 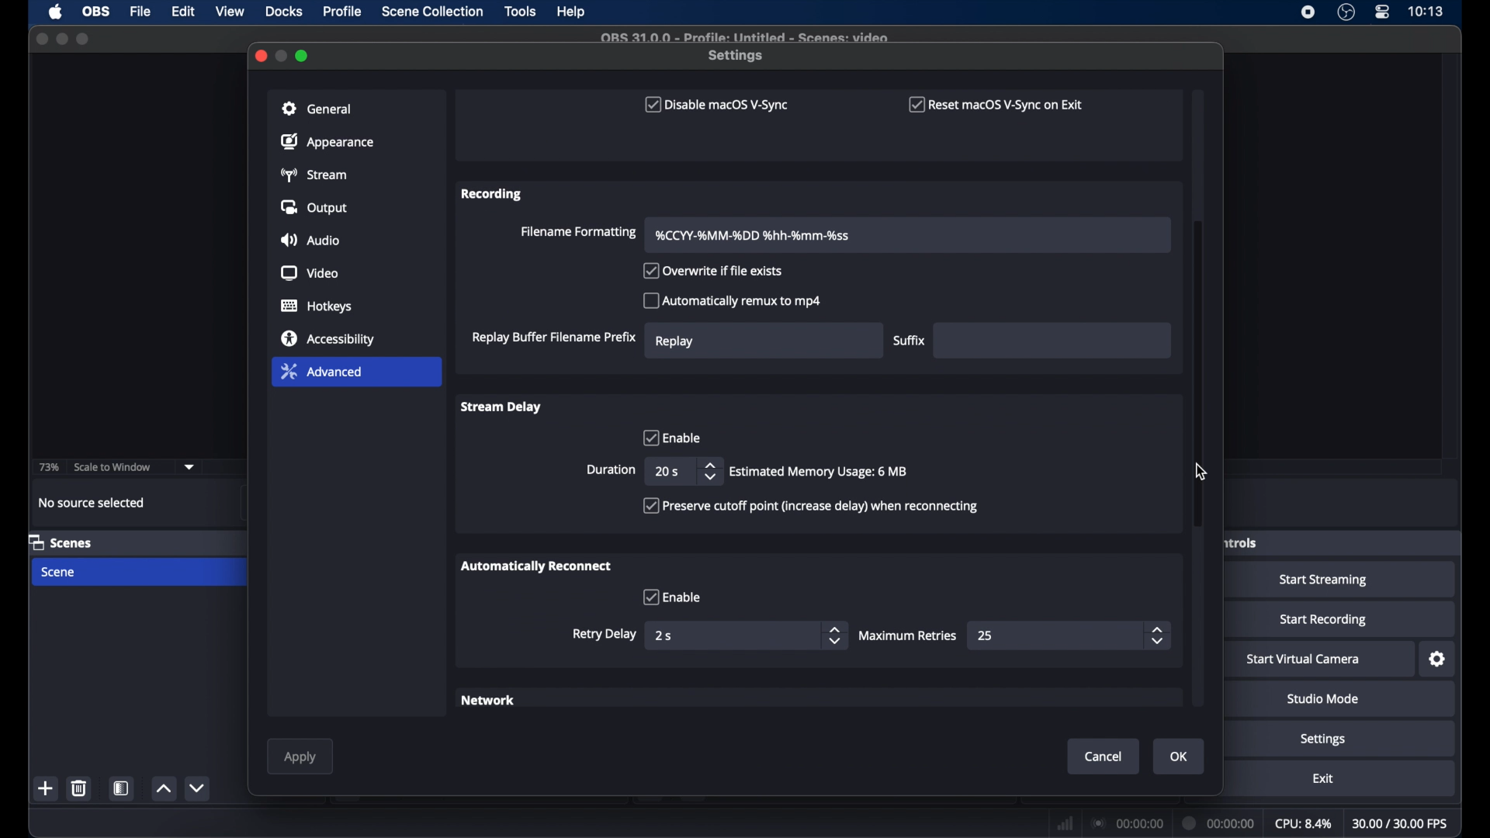 I want to click on start recording, so click(x=1324, y=620).